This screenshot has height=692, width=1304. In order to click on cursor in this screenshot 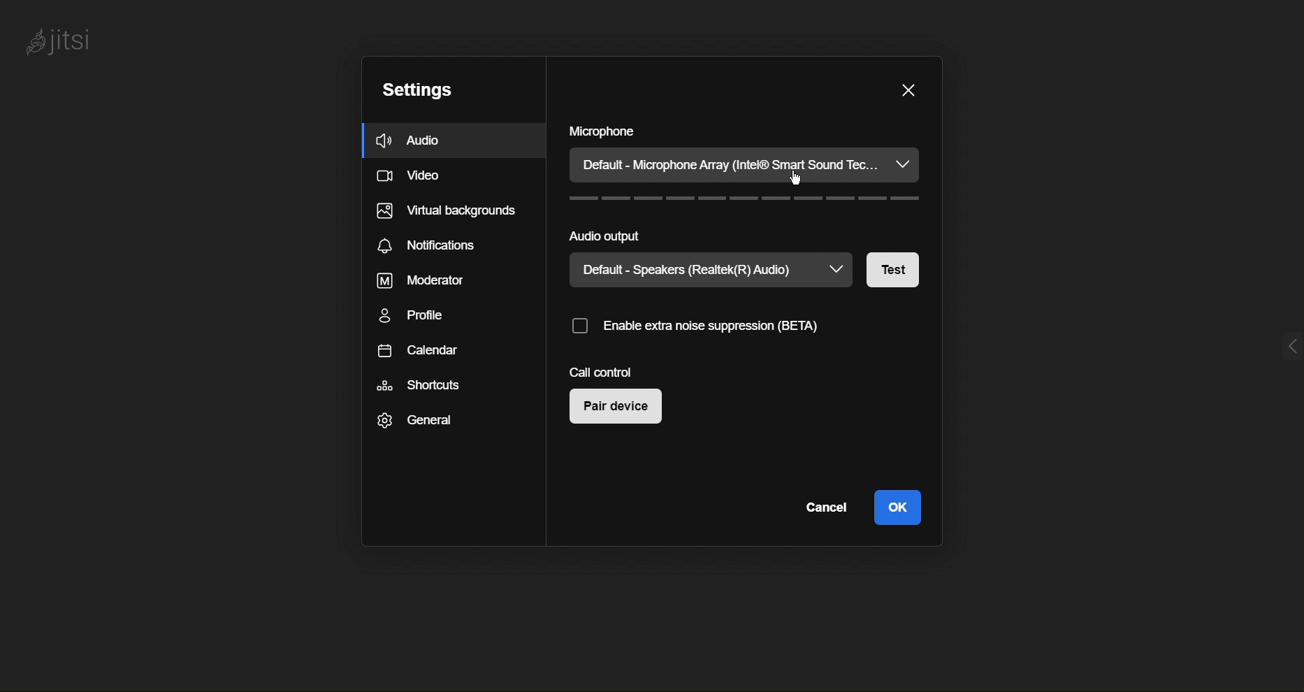, I will do `click(800, 182)`.